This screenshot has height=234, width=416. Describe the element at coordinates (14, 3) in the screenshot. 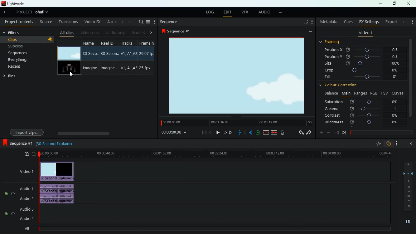

I see `lightworks` at that location.